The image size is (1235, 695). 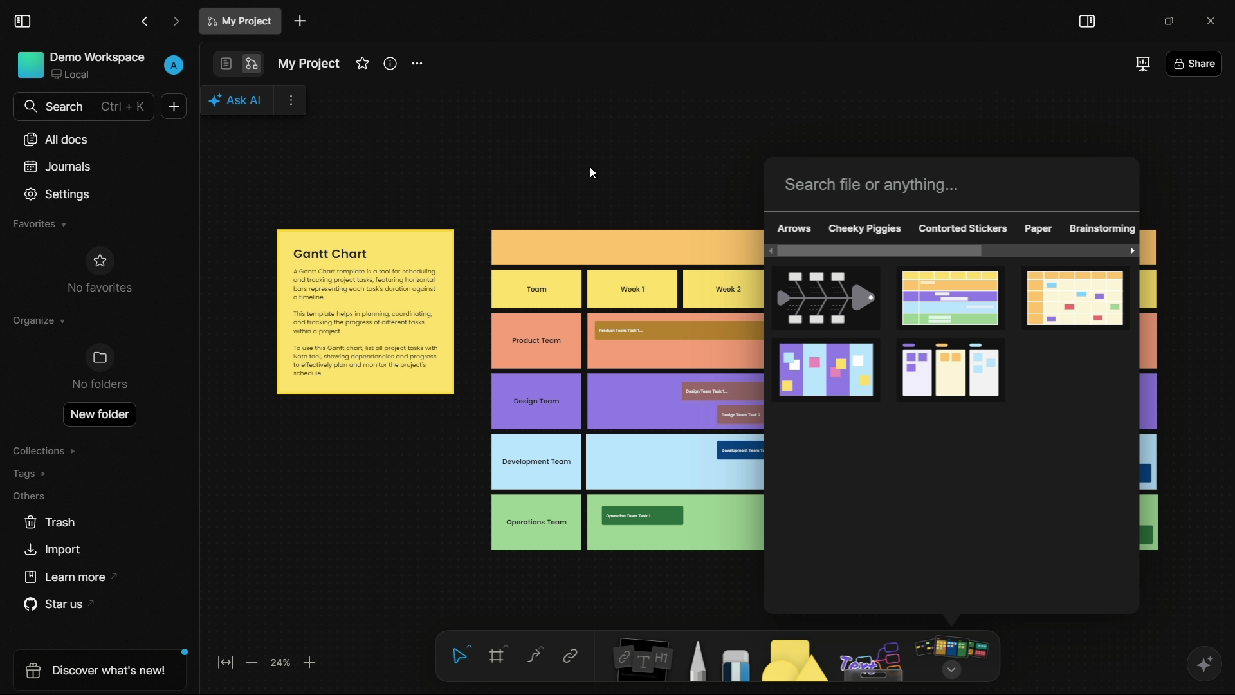 What do you see at coordinates (39, 225) in the screenshot?
I see `favorites` at bounding box center [39, 225].